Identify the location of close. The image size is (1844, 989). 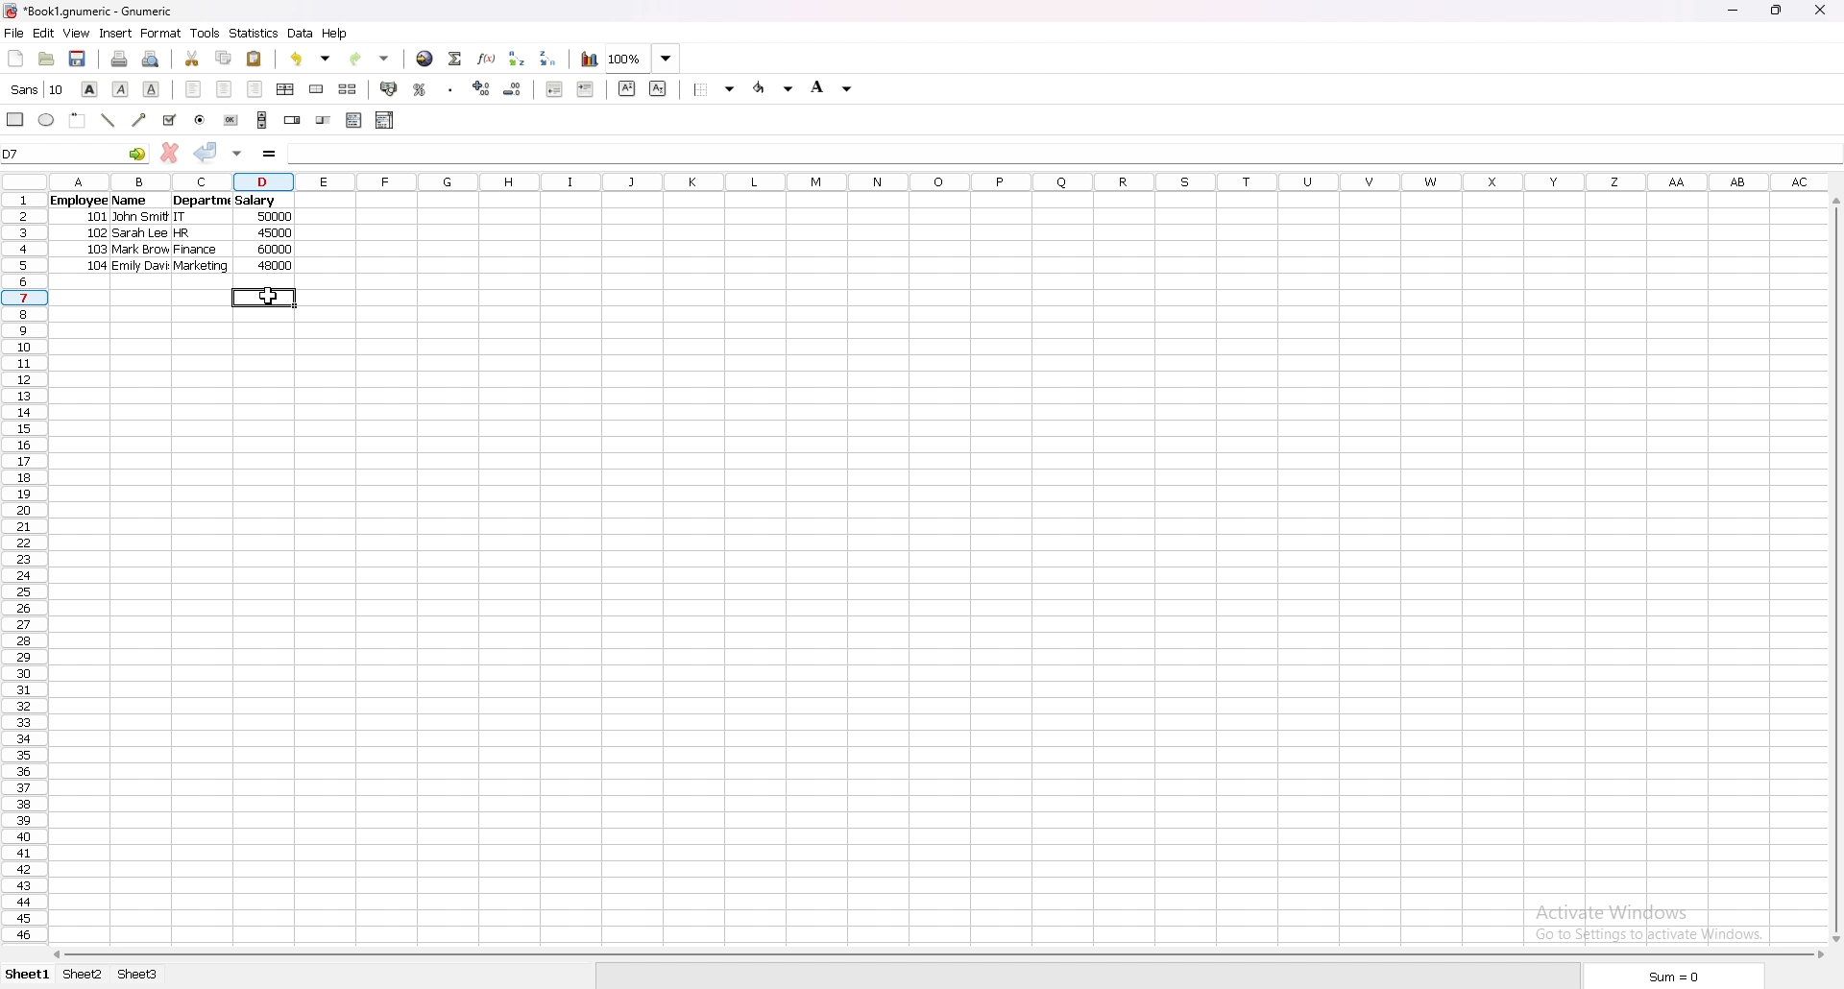
(1819, 11).